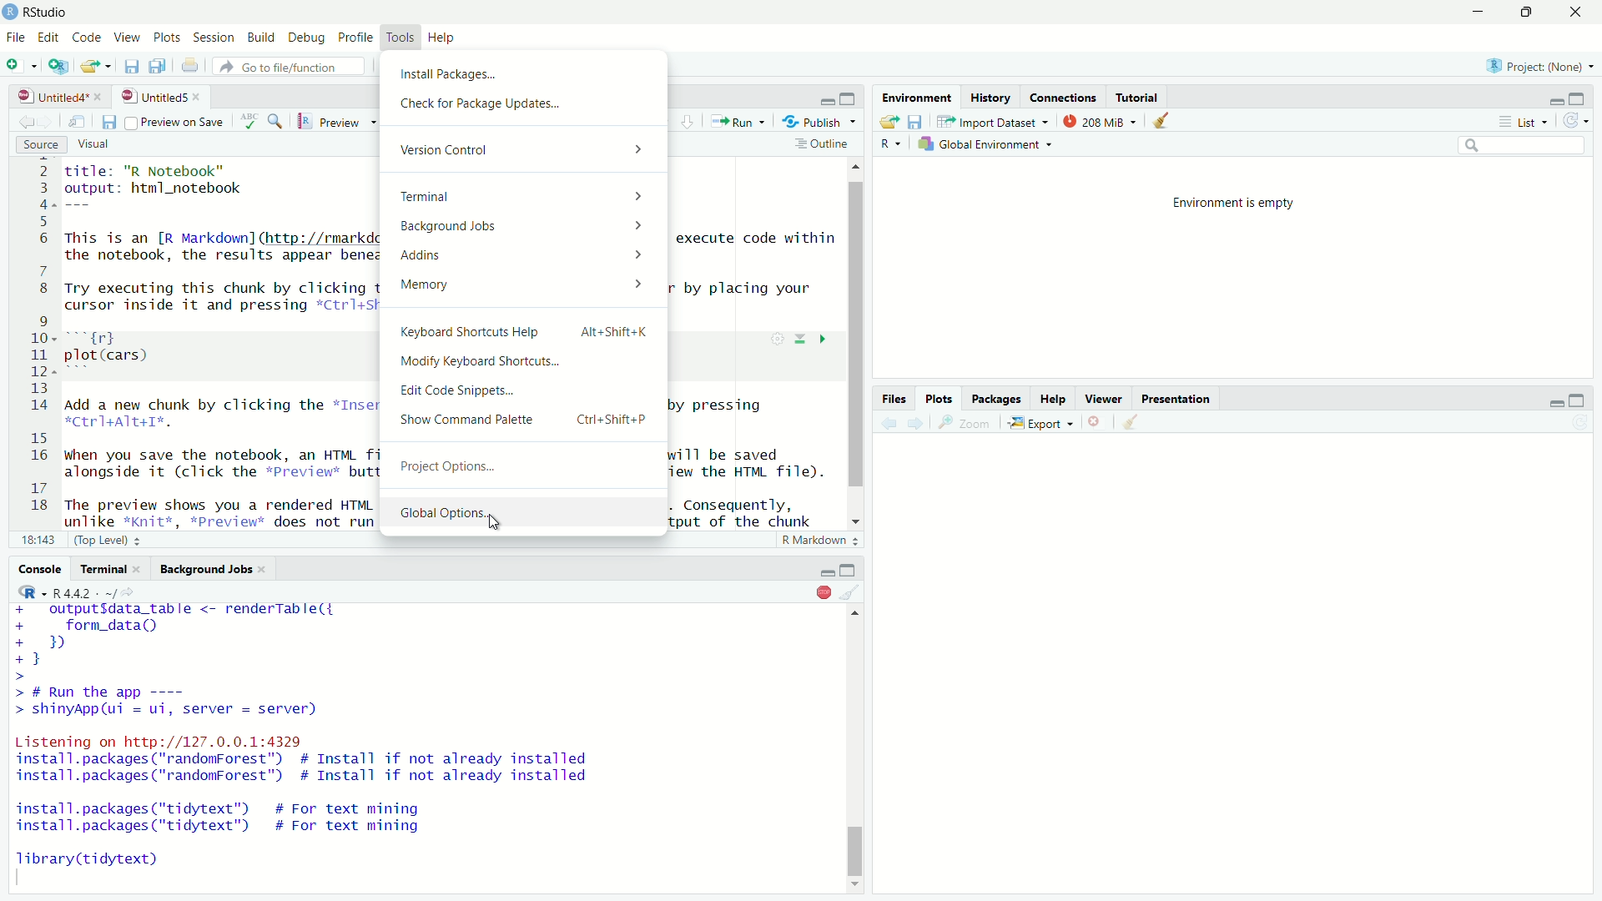 This screenshot has width=1602, height=901. Describe the element at coordinates (23, 122) in the screenshot. I see `move forward` at that location.